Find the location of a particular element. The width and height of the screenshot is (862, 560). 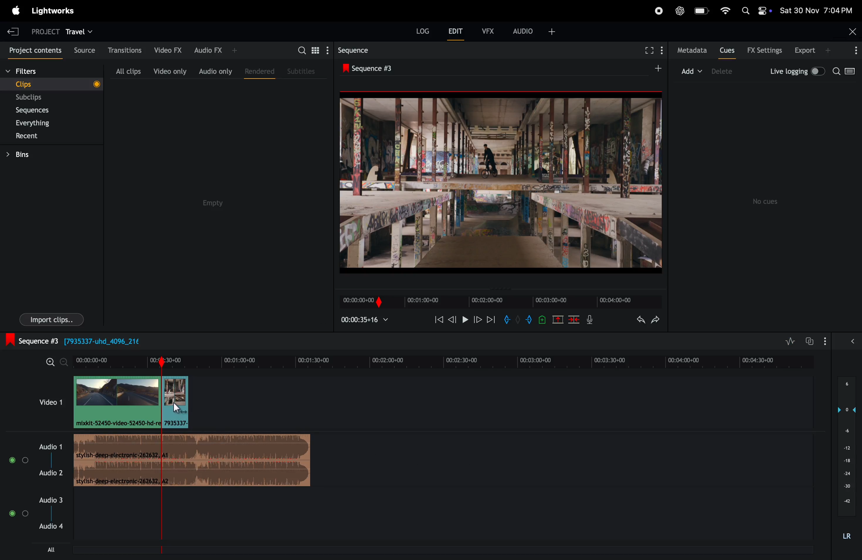

audio clips is located at coordinates (130, 402).